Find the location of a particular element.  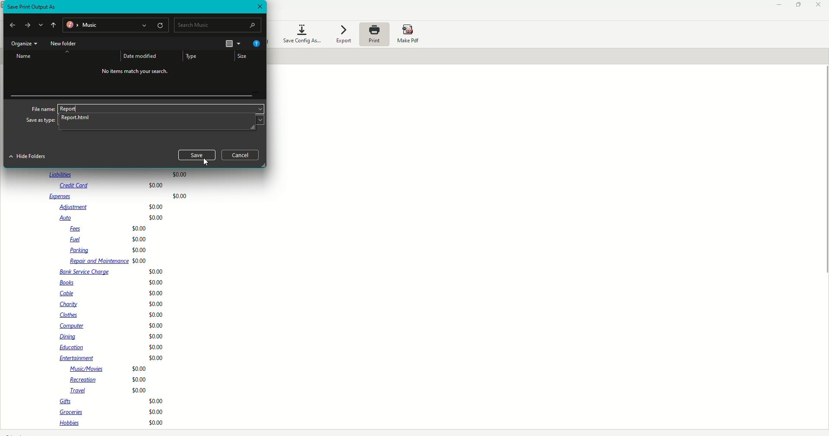

View is located at coordinates (232, 43).